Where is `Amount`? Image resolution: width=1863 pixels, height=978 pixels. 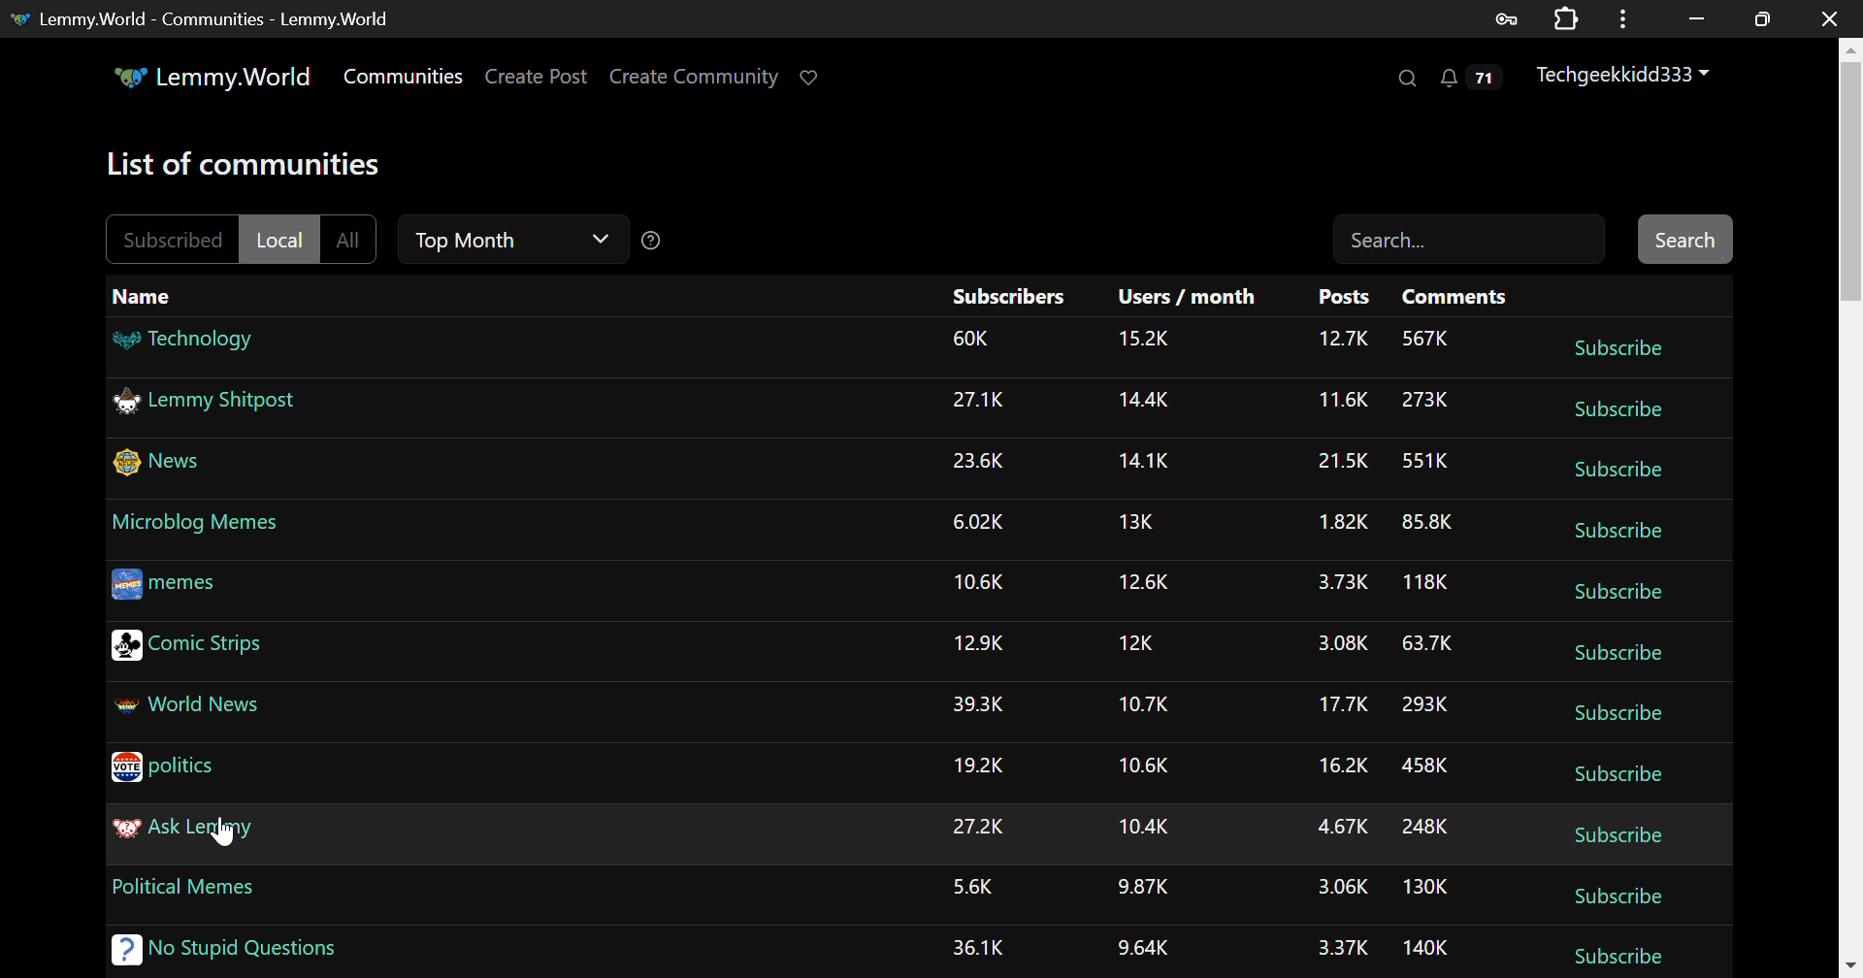 Amount is located at coordinates (1345, 947).